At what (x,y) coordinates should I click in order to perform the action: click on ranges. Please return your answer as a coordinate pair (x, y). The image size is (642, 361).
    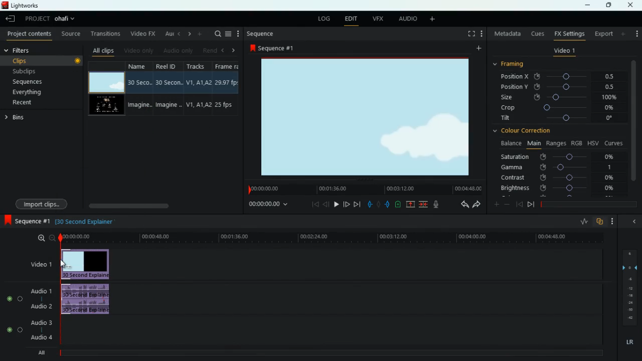
    Looking at the image, I should click on (556, 144).